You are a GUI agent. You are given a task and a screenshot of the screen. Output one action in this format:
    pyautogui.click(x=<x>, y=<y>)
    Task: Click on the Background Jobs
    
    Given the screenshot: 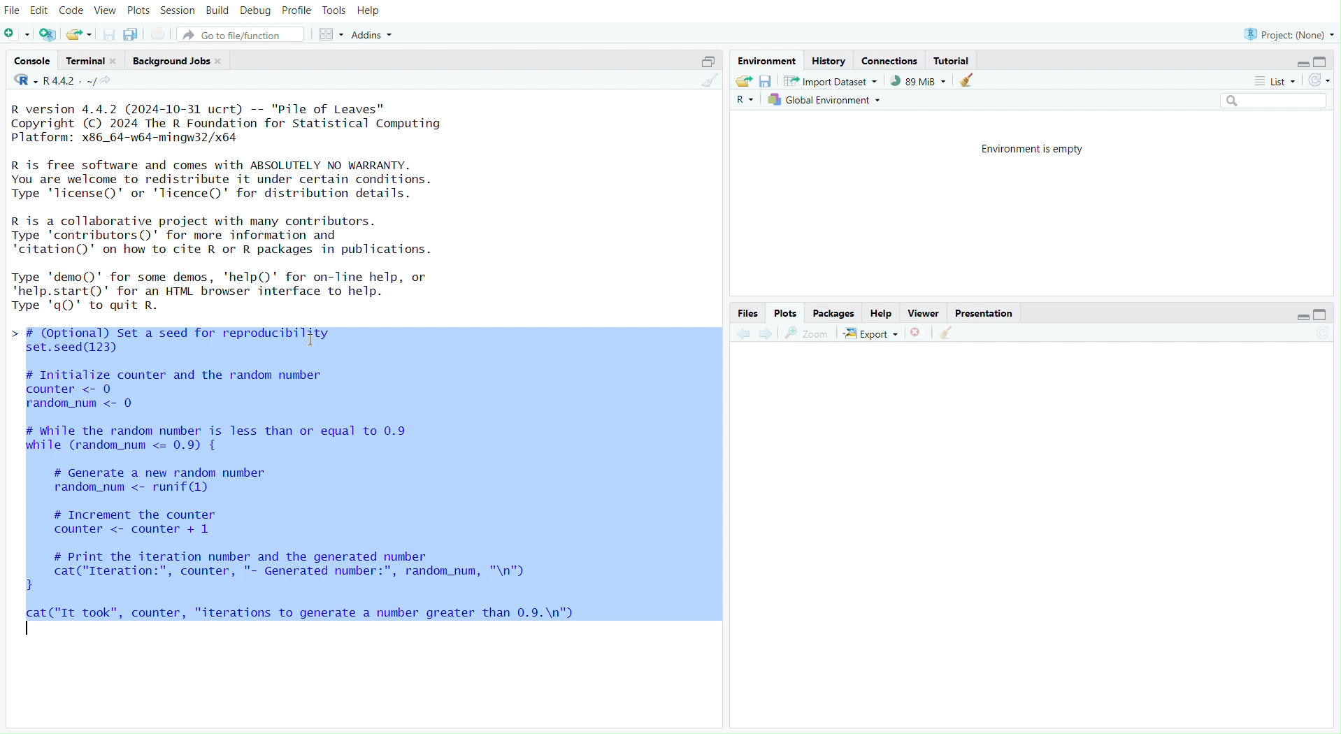 What is the action you would take?
    pyautogui.click(x=175, y=61)
    